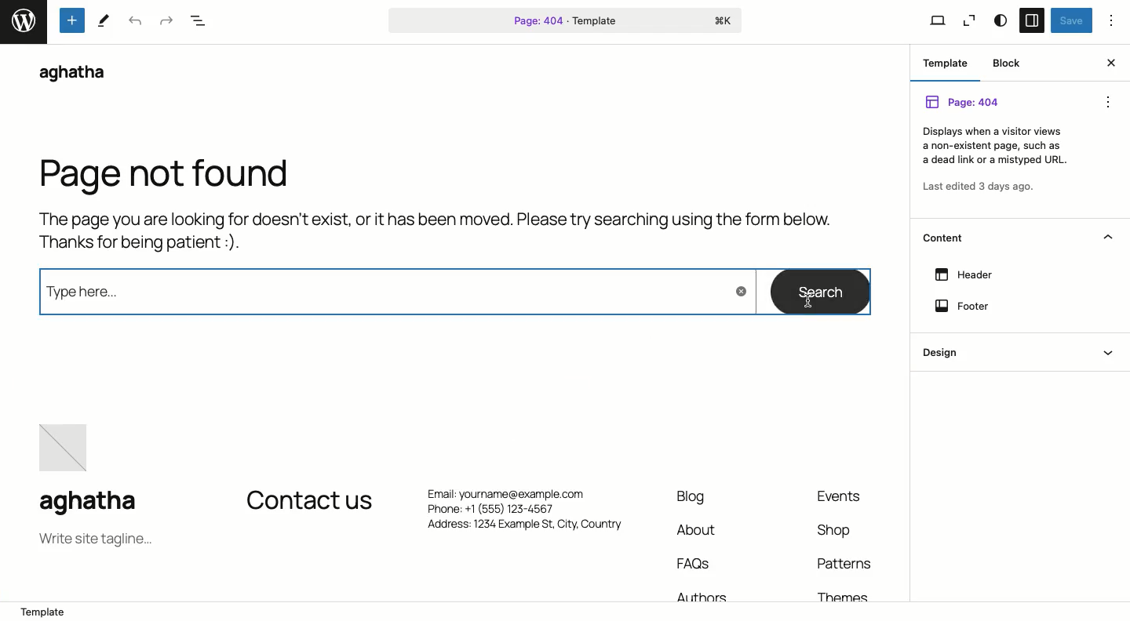 The height and width of the screenshot is (621, 1130). Describe the element at coordinates (1116, 21) in the screenshot. I see `Options` at that location.